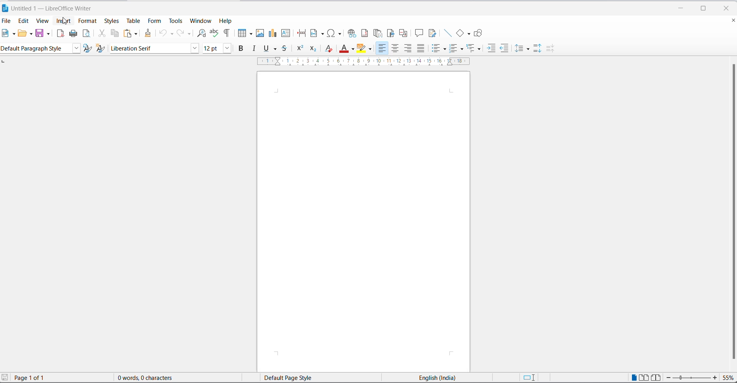 The width and height of the screenshot is (737, 383). I want to click on paste options, so click(135, 33).